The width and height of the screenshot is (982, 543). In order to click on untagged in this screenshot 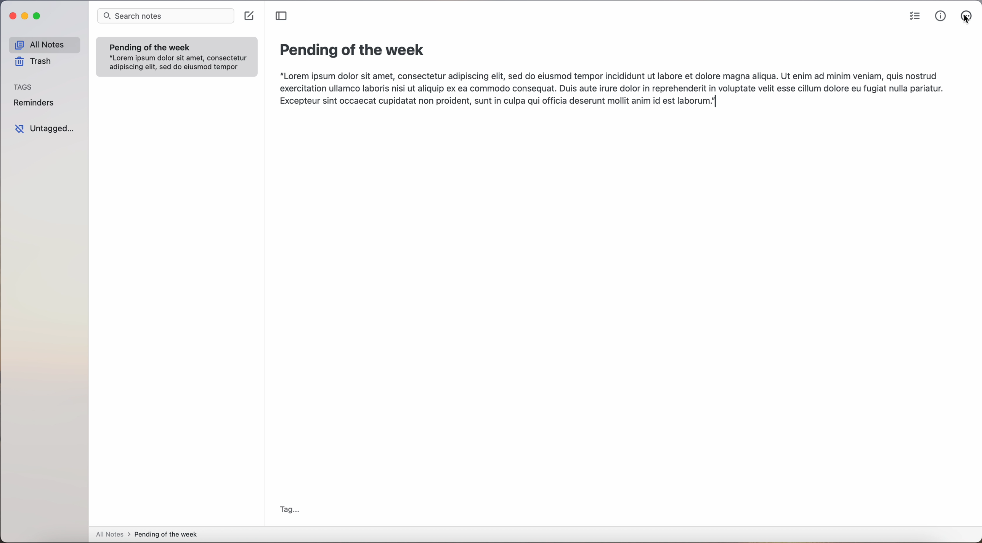, I will do `click(46, 130)`.